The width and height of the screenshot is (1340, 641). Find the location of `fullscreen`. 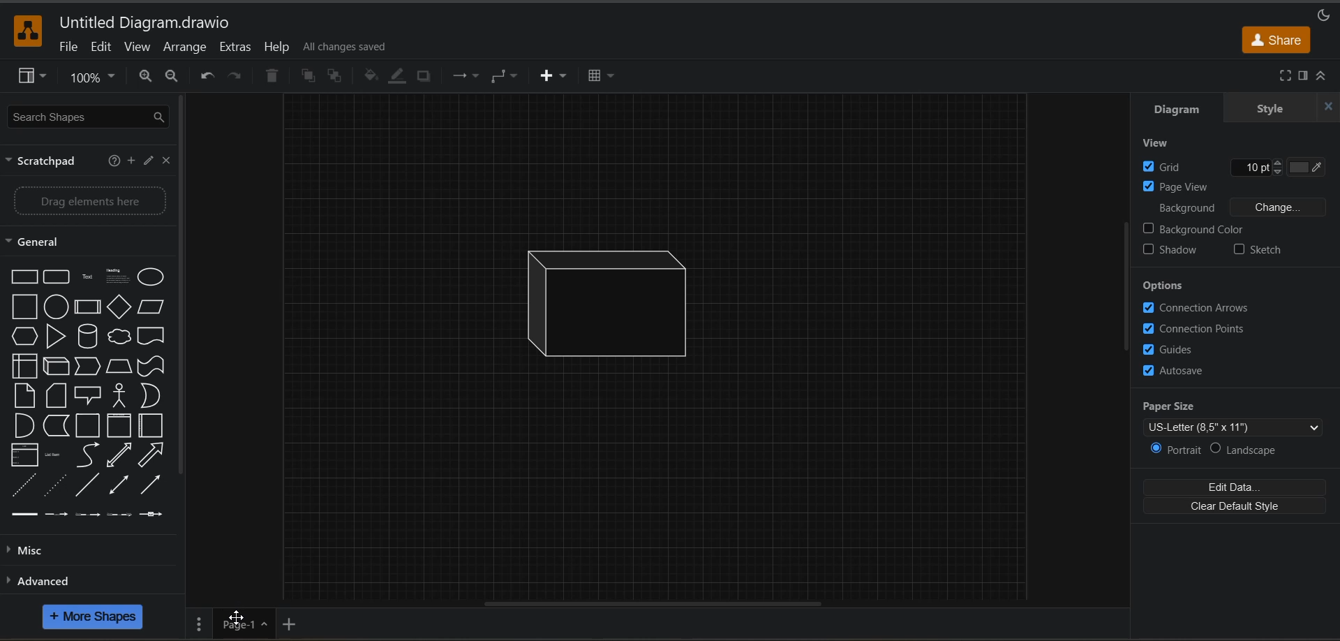

fullscreen is located at coordinates (1286, 76).